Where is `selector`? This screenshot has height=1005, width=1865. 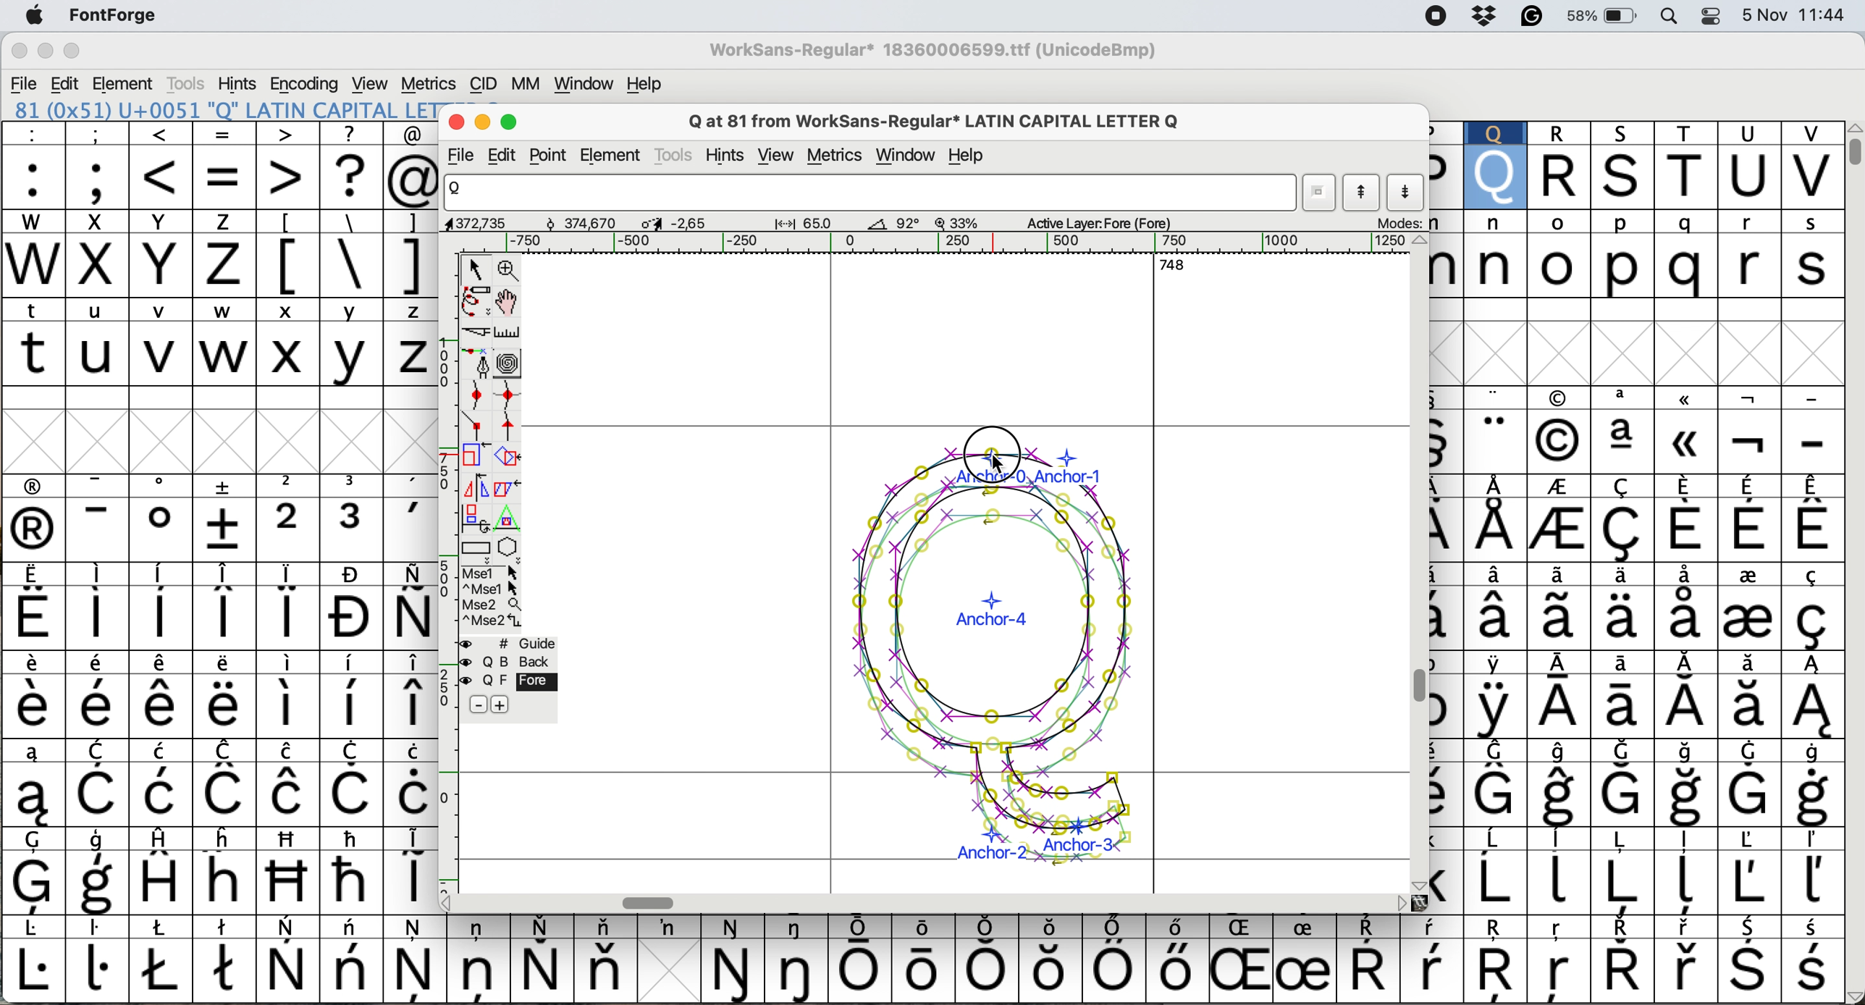
selector is located at coordinates (479, 270).